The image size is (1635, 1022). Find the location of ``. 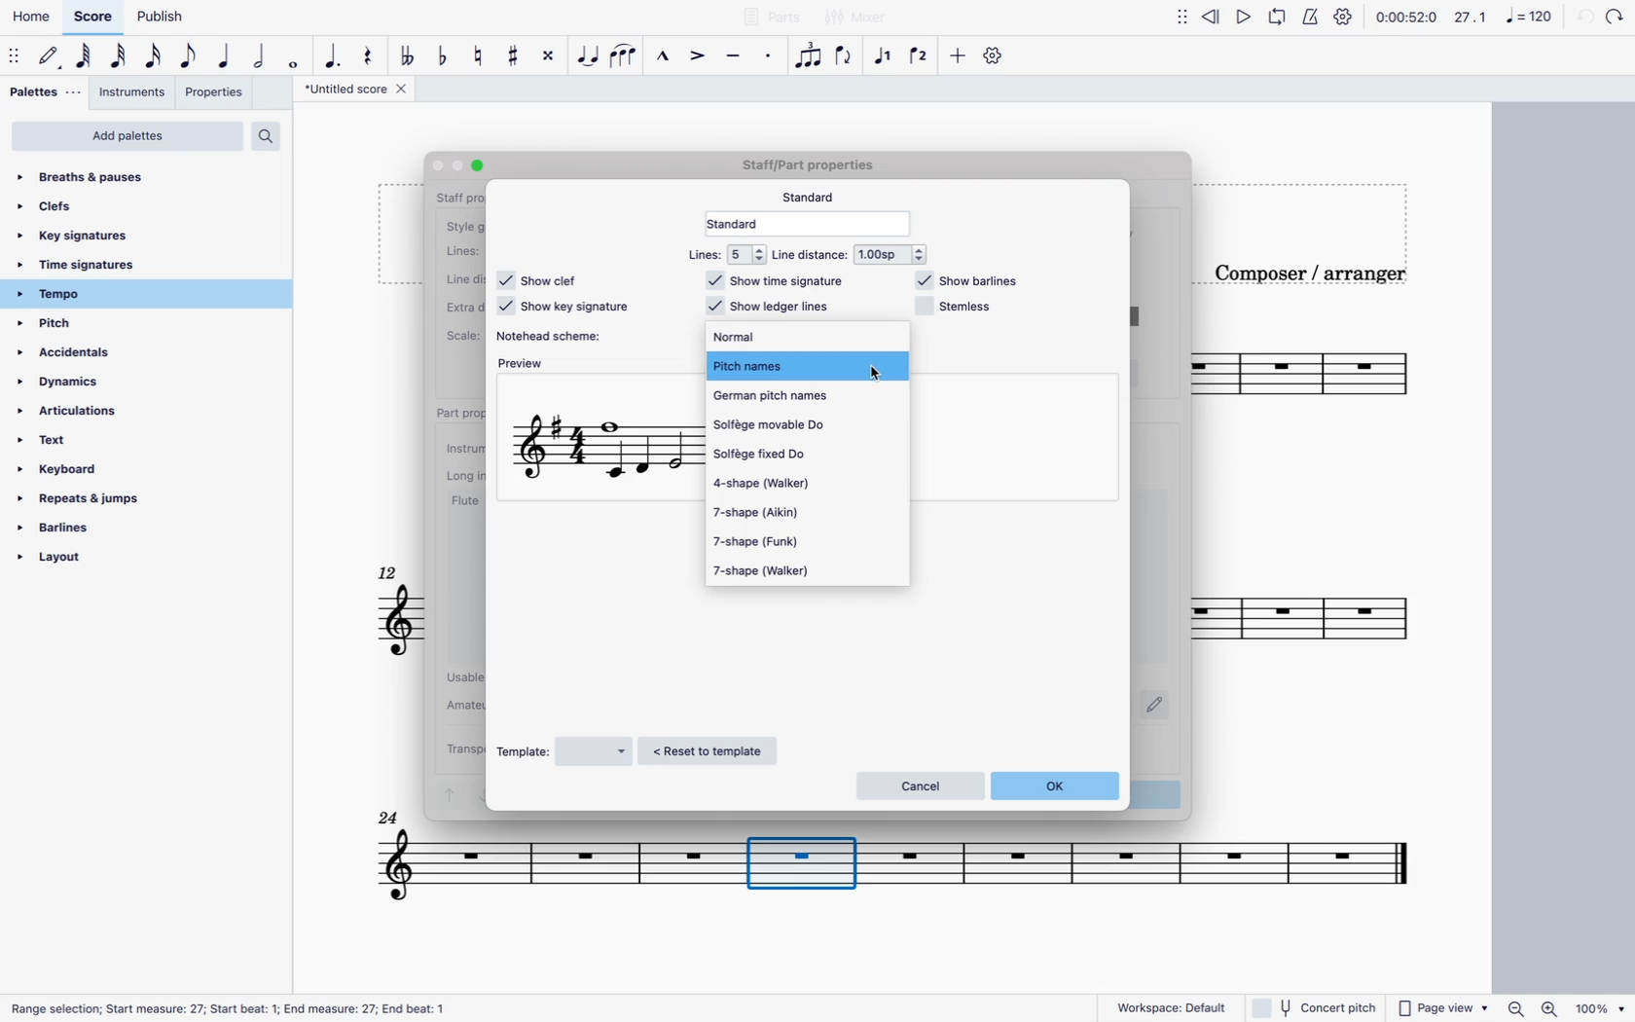

 is located at coordinates (816, 168).